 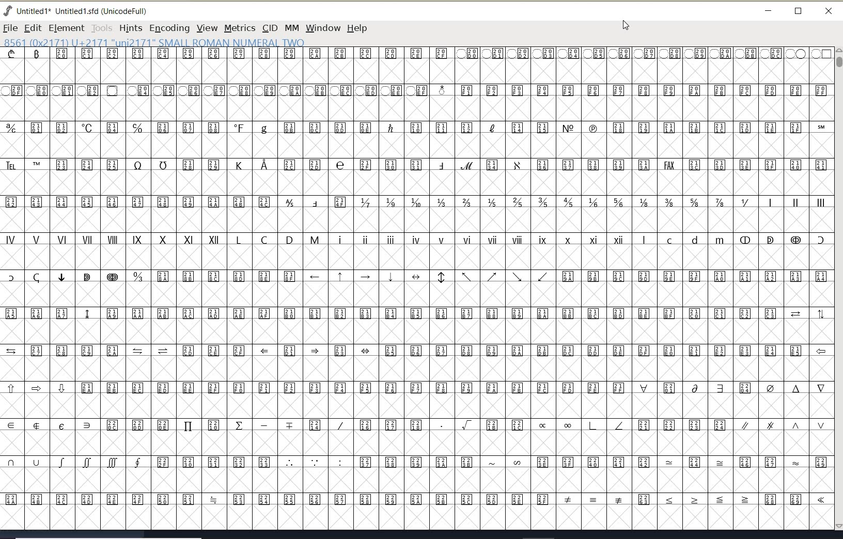 What do you see at coordinates (206, 28) in the screenshot?
I see `VIEW` at bounding box center [206, 28].